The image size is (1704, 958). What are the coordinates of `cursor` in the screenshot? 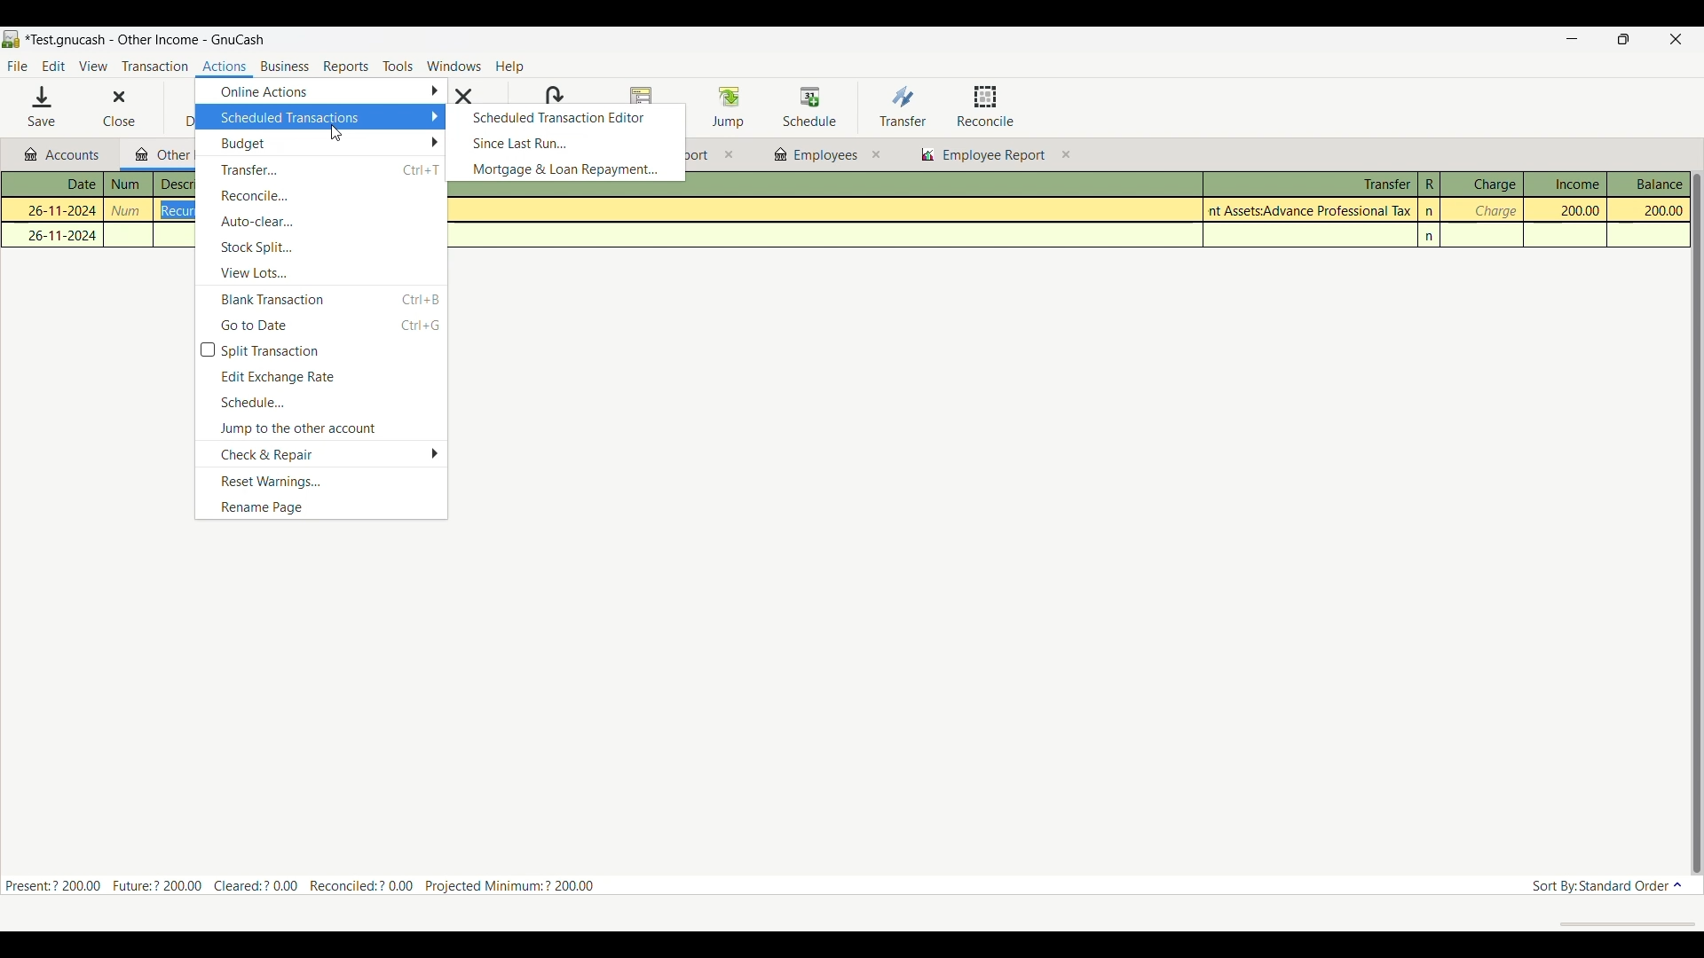 It's located at (340, 134).